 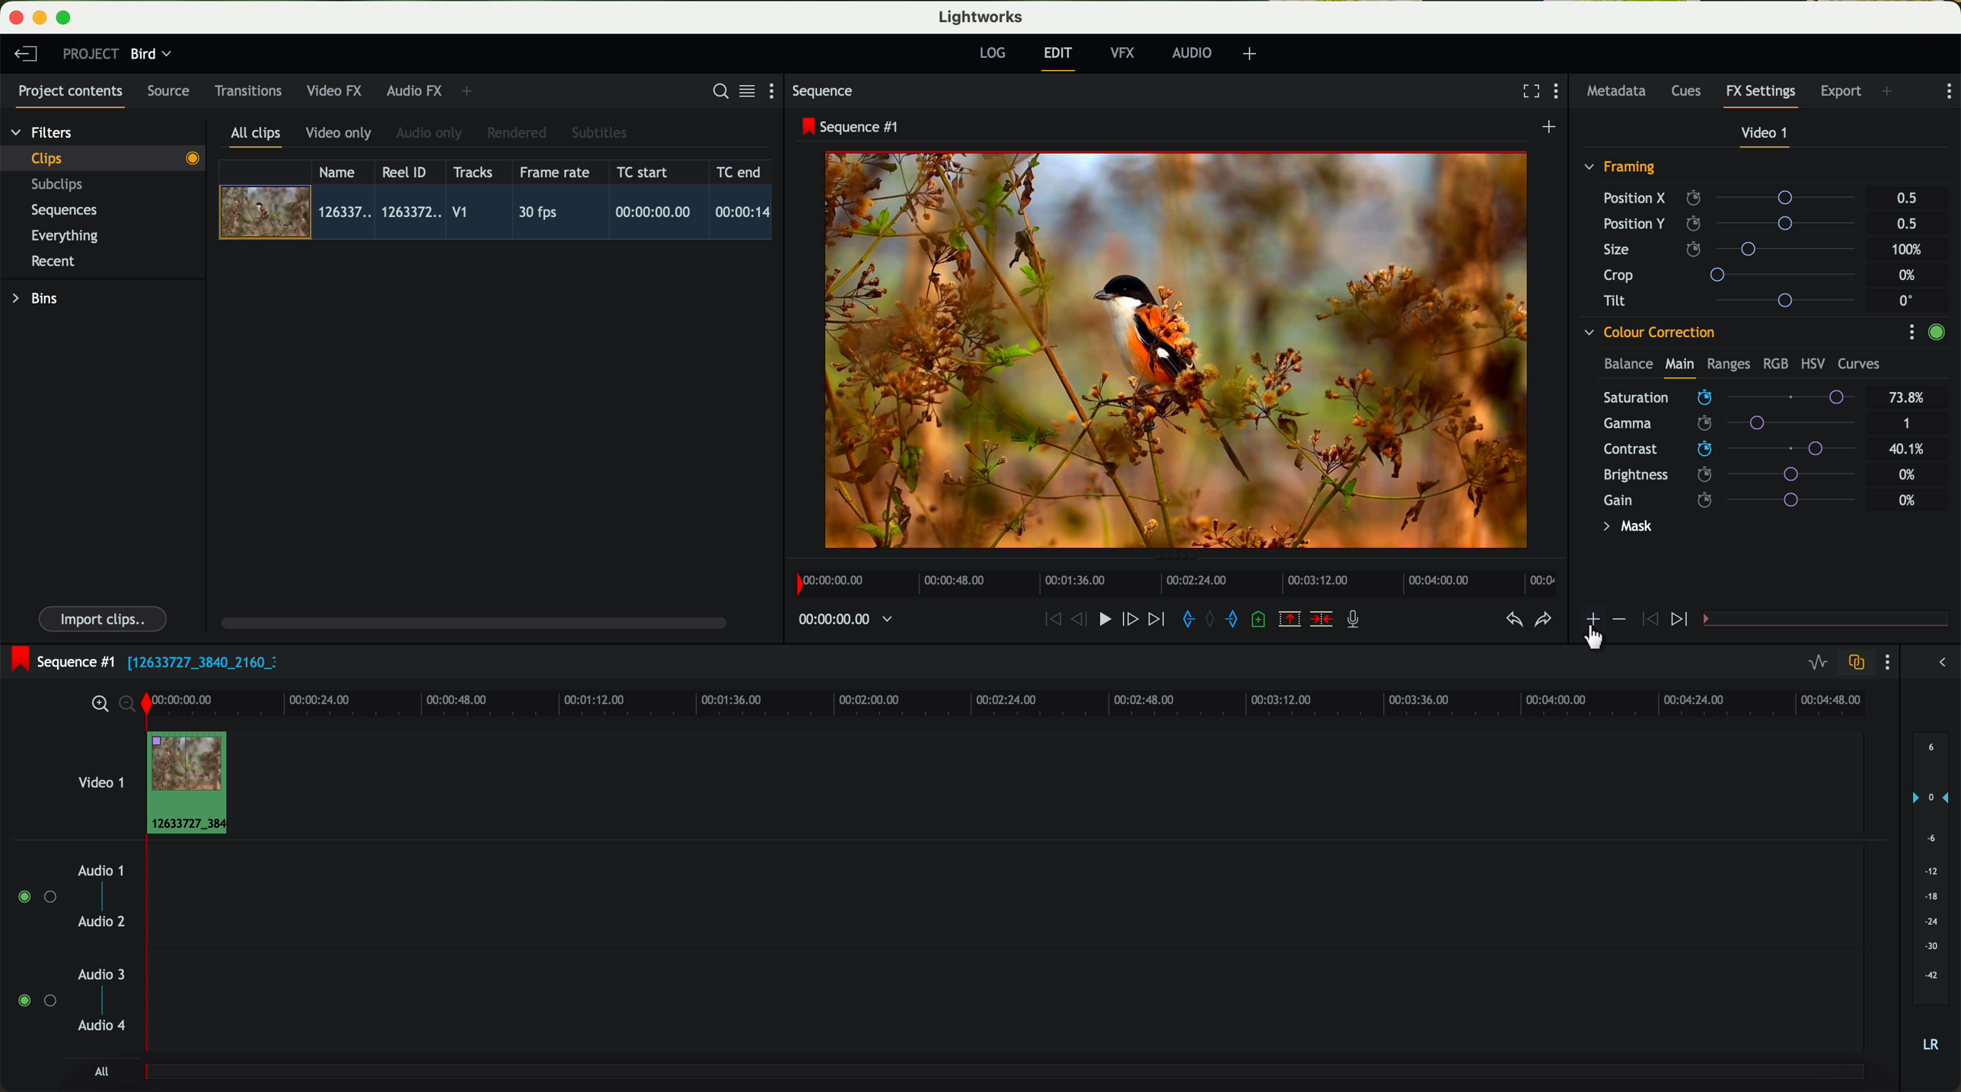 I want to click on minimize program, so click(x=43, y=18).